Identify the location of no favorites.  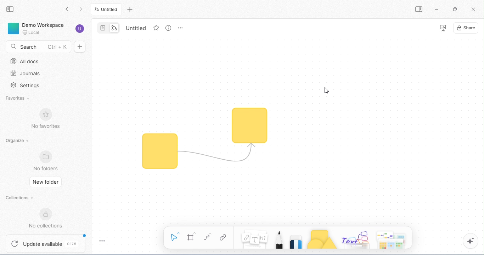
(45, 119).